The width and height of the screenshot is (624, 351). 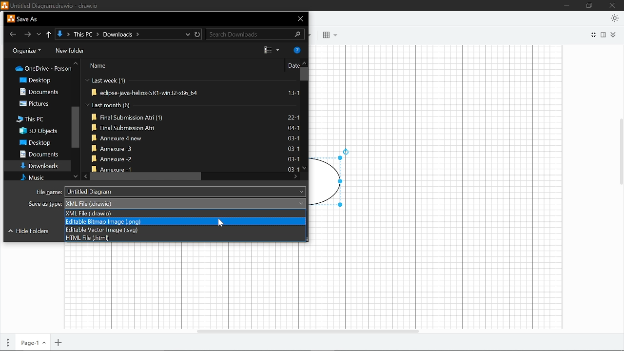 I want to click on File name, so click(x=170, y=191).